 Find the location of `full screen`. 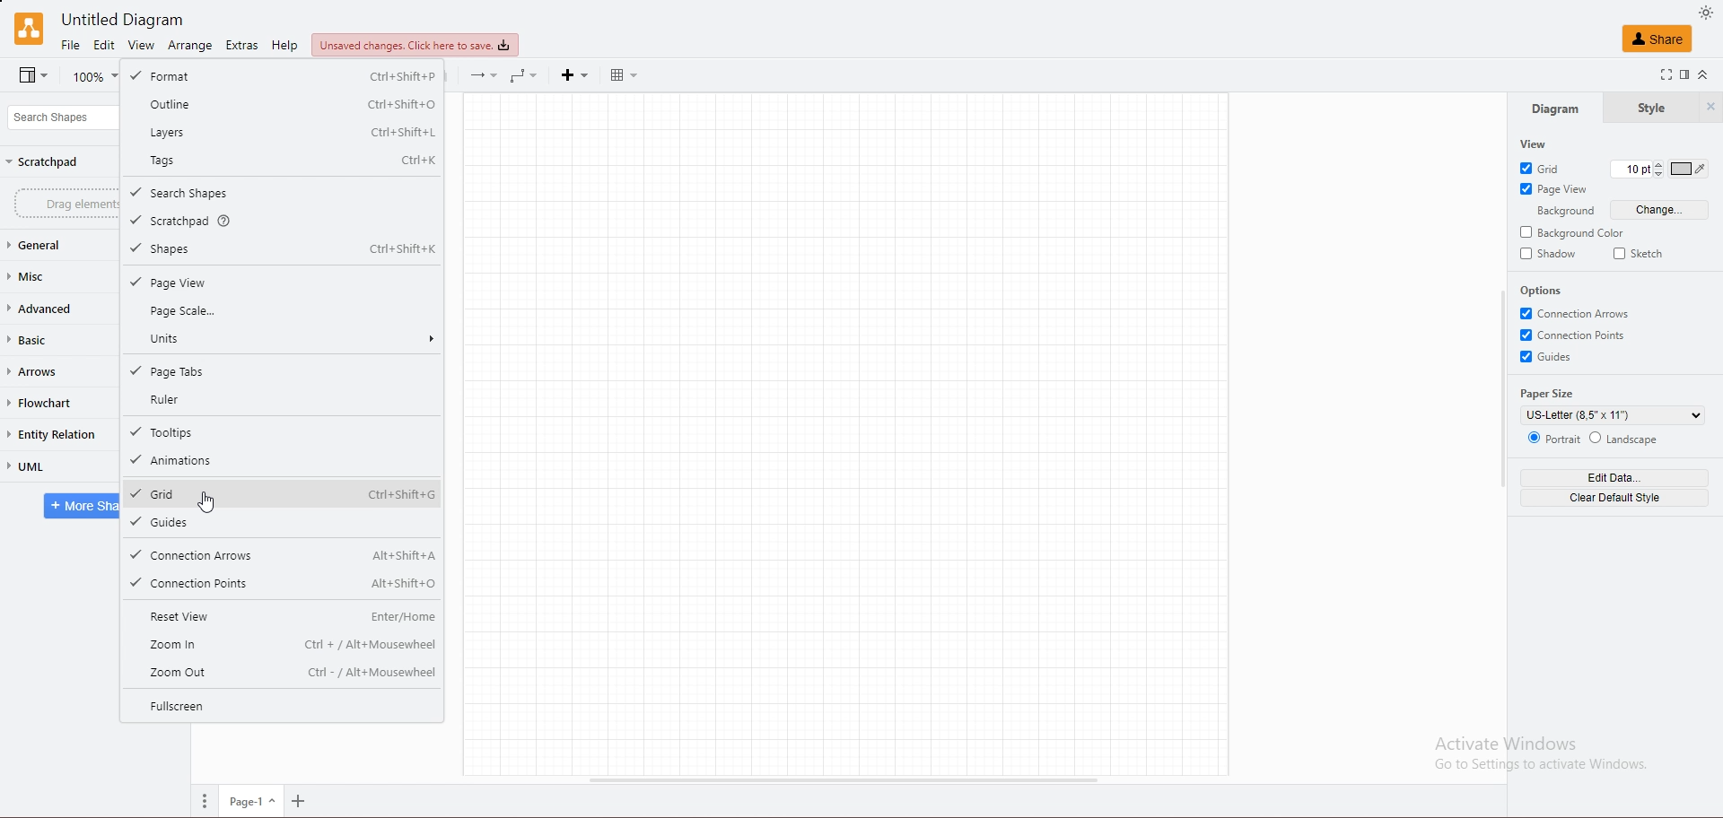

full screen is located at coordinates (1662, 75).